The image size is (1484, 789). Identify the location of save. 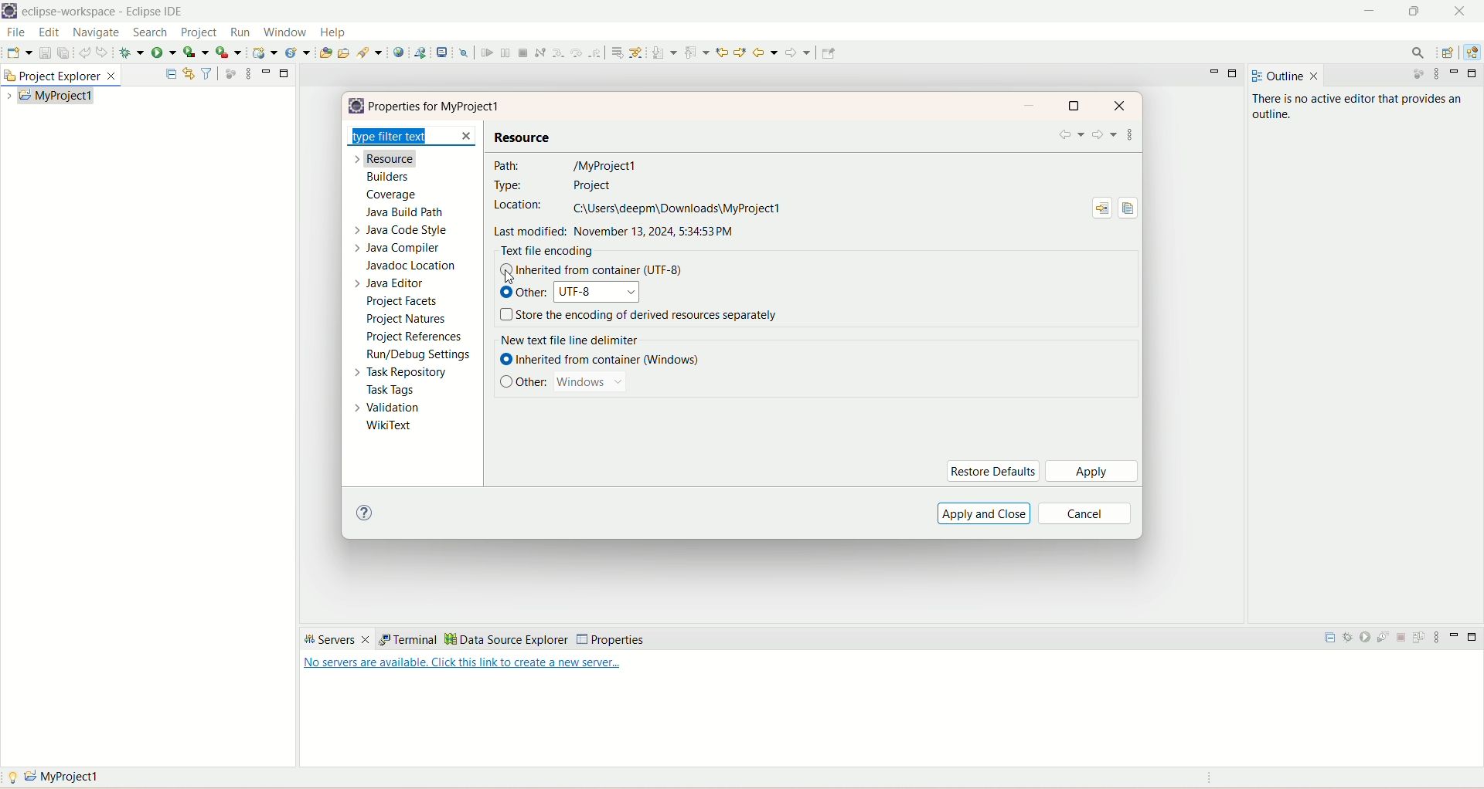
(19, 53).